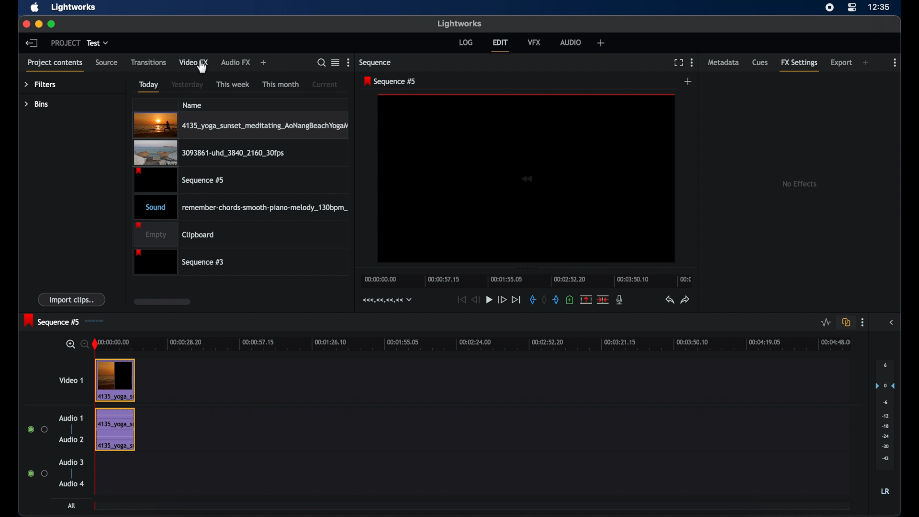 This screenshot has width=919, height=517. What do you see at coordinates (798, 184) in the screenshot?
I see `no effects` at bounding box center [798, 184].